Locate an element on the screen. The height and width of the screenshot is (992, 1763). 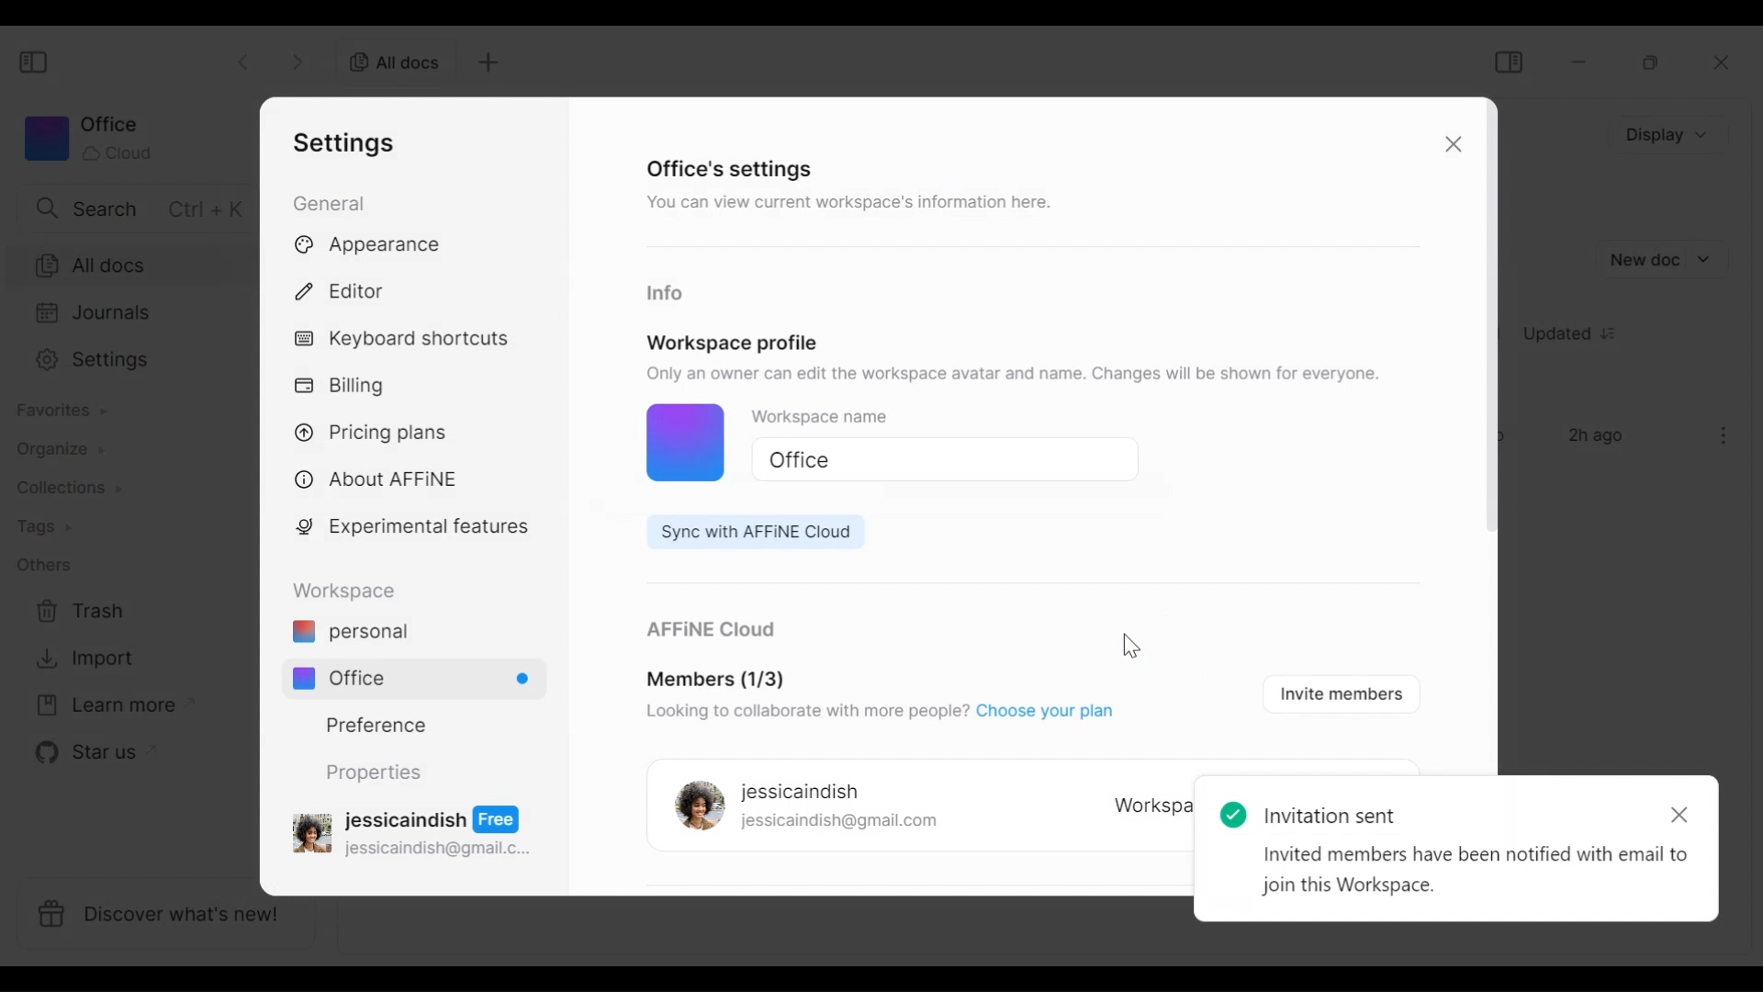
Import is located at coordinates (82, 659).